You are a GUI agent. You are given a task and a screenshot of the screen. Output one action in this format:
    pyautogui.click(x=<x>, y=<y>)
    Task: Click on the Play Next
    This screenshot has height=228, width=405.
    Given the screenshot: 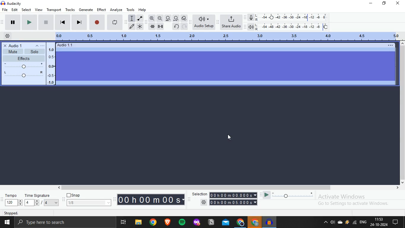 What is the action you would take?
    pyautogui.click(x=79, y=22)
    